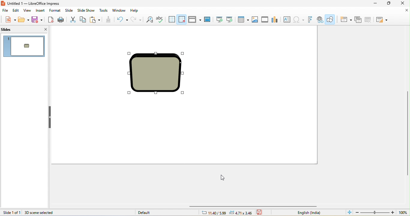 The image size is (410, 216). What do you see at coordinates (242, 212) in the screenshot?
I see `4.71 x 3.46` at bounding box center [242, 212].